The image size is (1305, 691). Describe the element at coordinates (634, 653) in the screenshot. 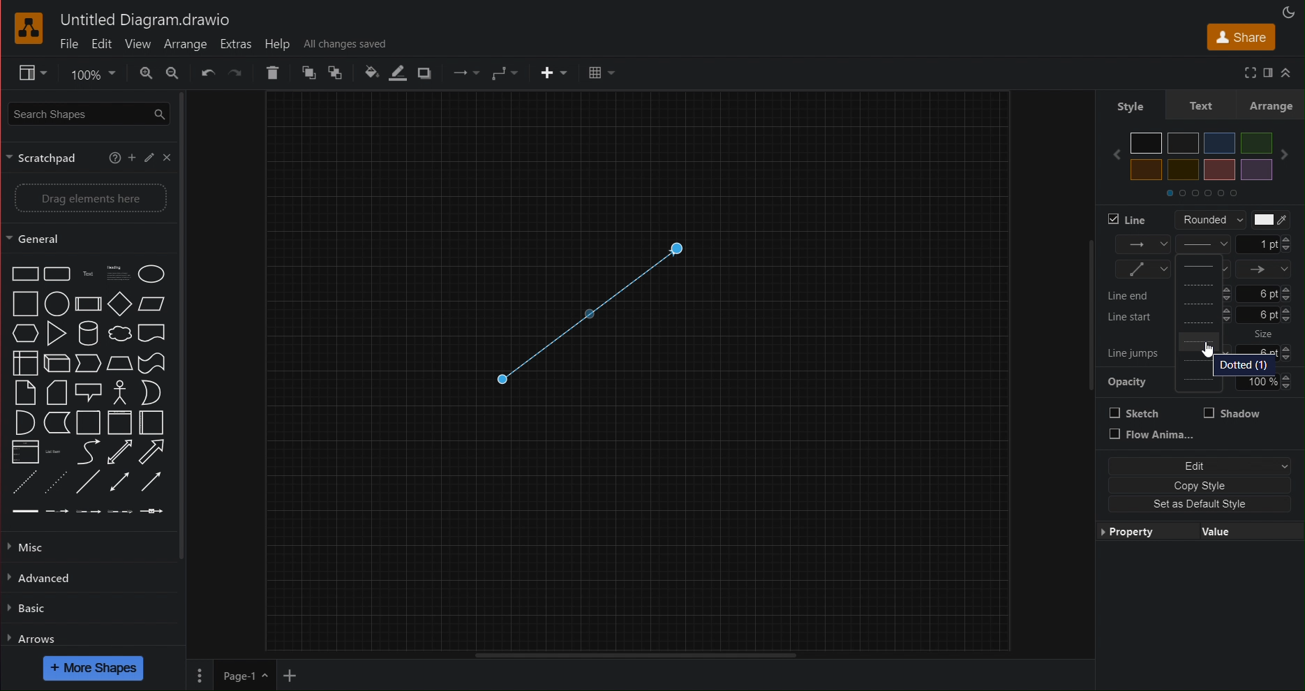

I see `page limit` at that location.